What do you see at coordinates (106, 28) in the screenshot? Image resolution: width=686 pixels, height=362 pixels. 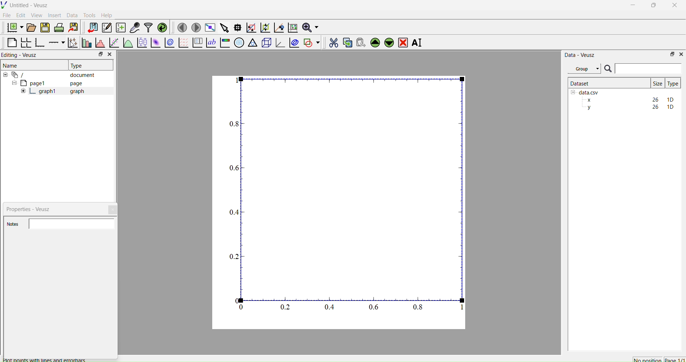 I see `Edit or enter new dataset` at bounding box center [106, 28].